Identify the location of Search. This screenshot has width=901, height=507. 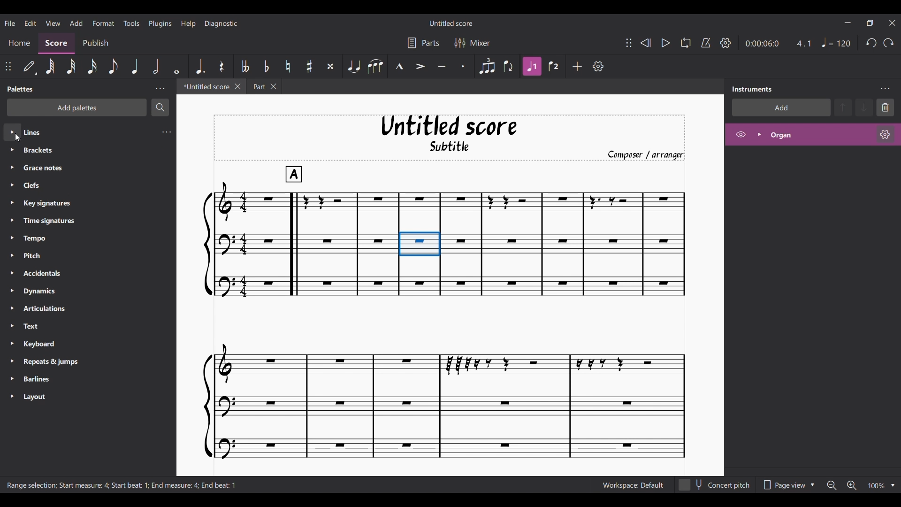
(160, 108).